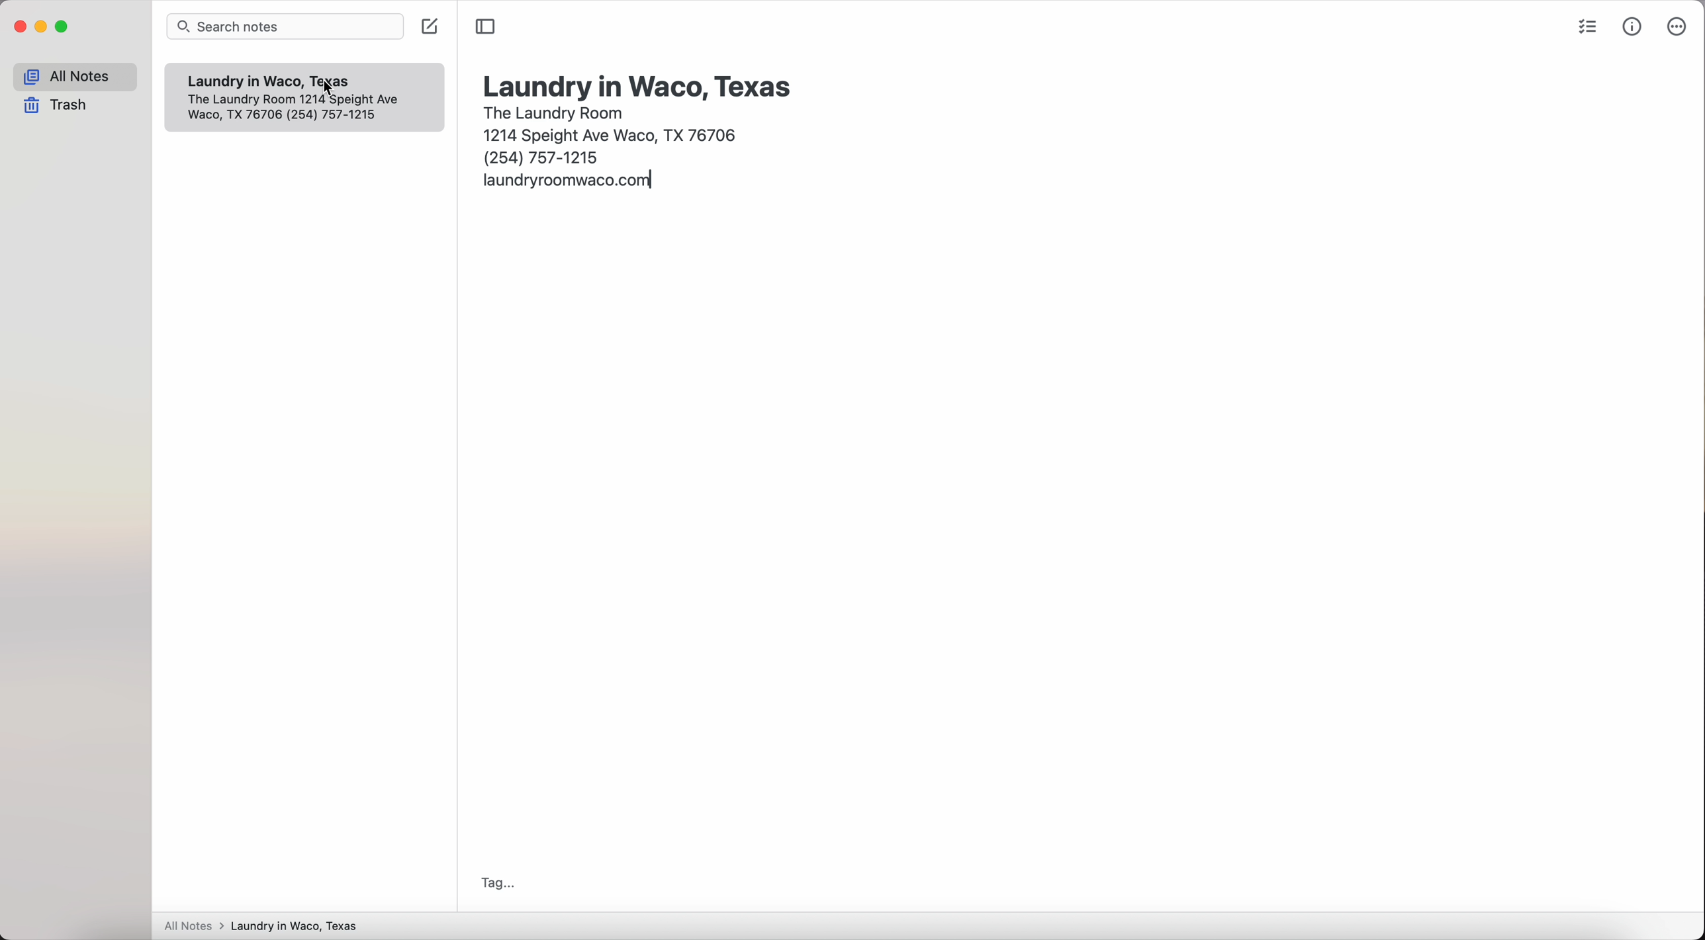 The height and width of the screenshot is (940, 1705). What do you see at coordinates (60, 107) in the screenshot?
I see `trash` at bounding box center [60, 107].